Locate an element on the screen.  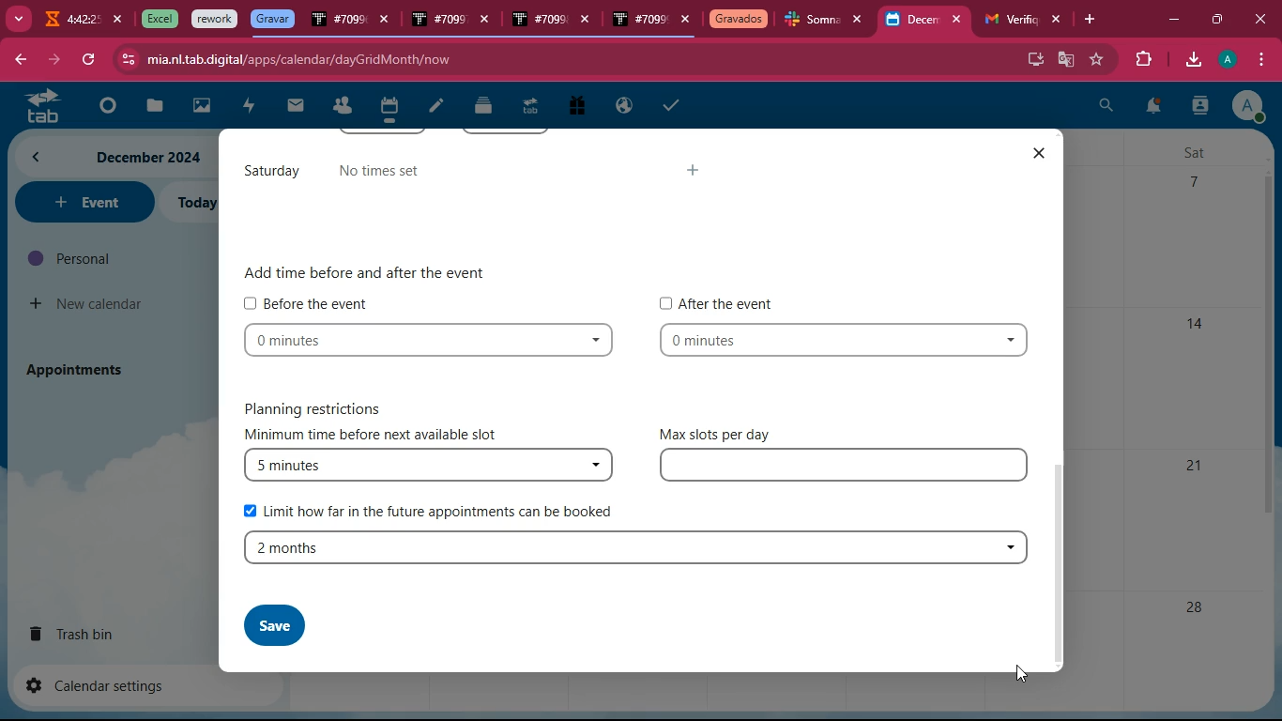
calendar is located at coordinates (389, 109).